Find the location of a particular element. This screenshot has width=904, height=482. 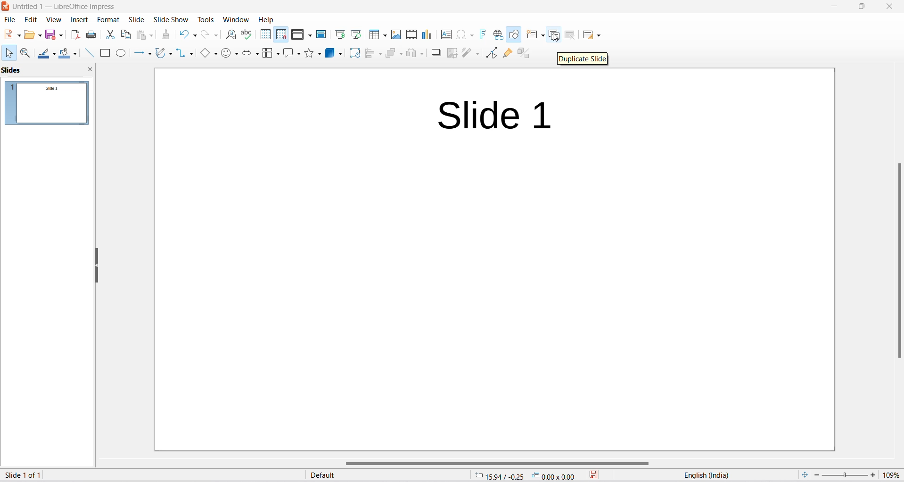

Close is located at coordinates (889, 7).